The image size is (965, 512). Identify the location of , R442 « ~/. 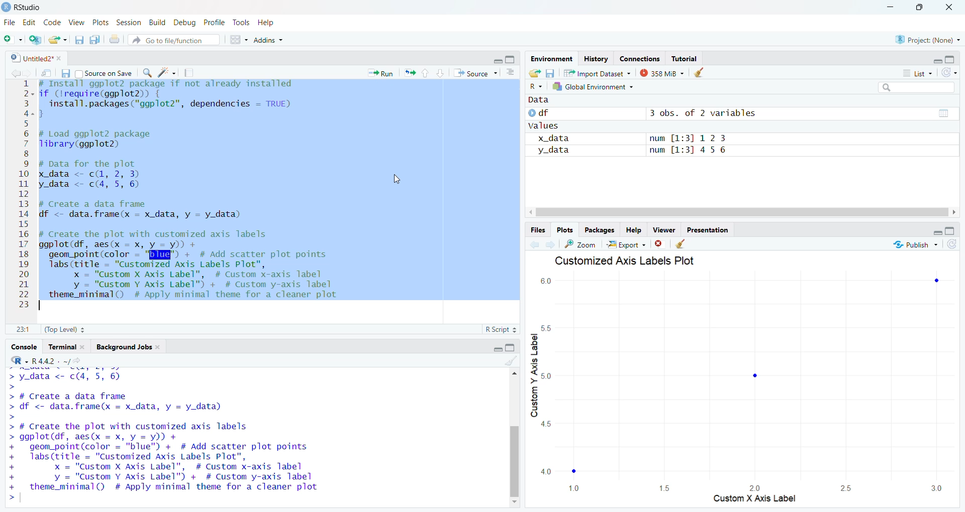
(45, 359).